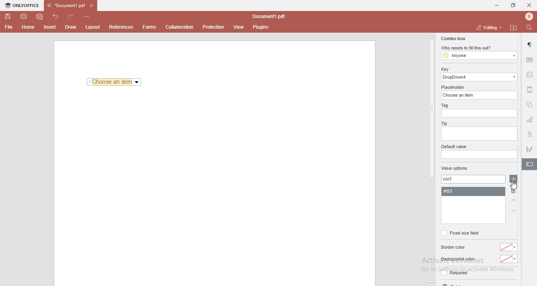 The width and height of the screenshot is (537, 286). What do you see at coordinates (452, 38) in the screenshot?
I see `combo box` at bounding box center [452, 38].